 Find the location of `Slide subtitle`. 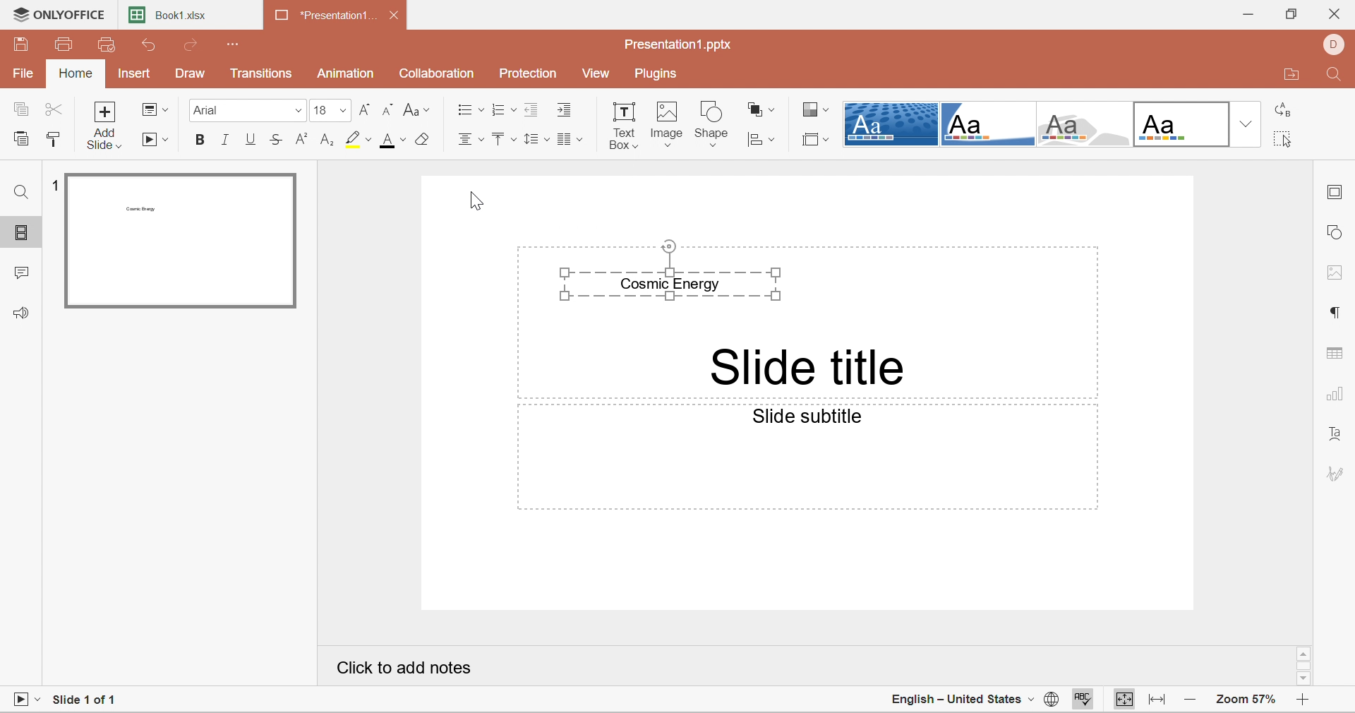

Slide subtitle is located at coordinates (812, 418).